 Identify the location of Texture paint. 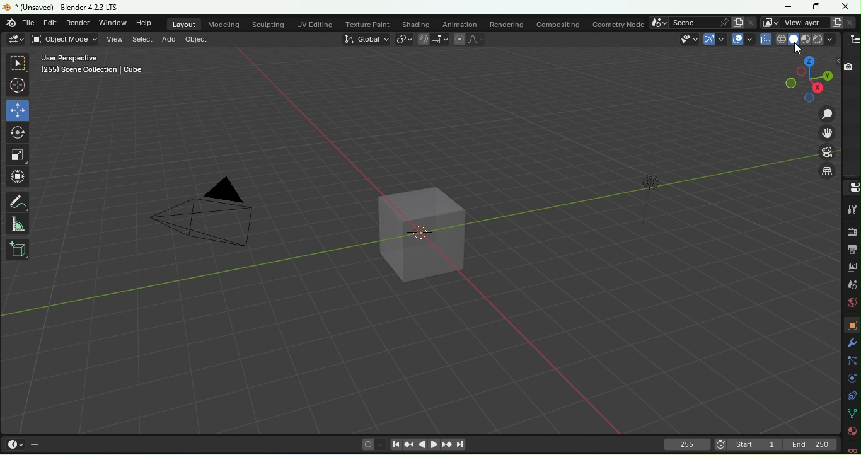
(367, 23).